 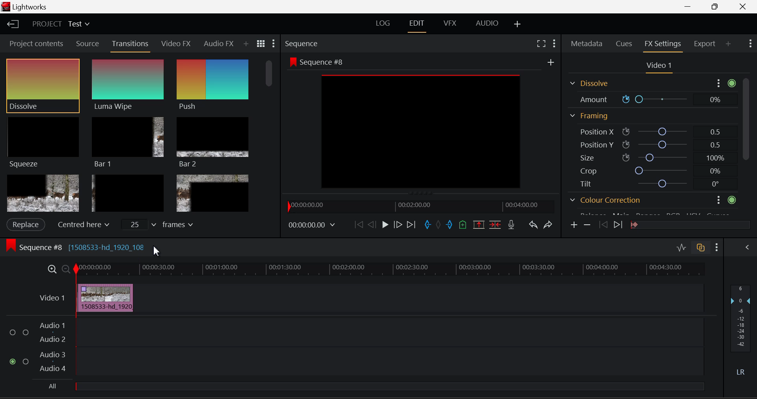 What do you see at coordinates (237, 44) in the screenshot?
I see `Add Panel` at bounding box center [237, 44].